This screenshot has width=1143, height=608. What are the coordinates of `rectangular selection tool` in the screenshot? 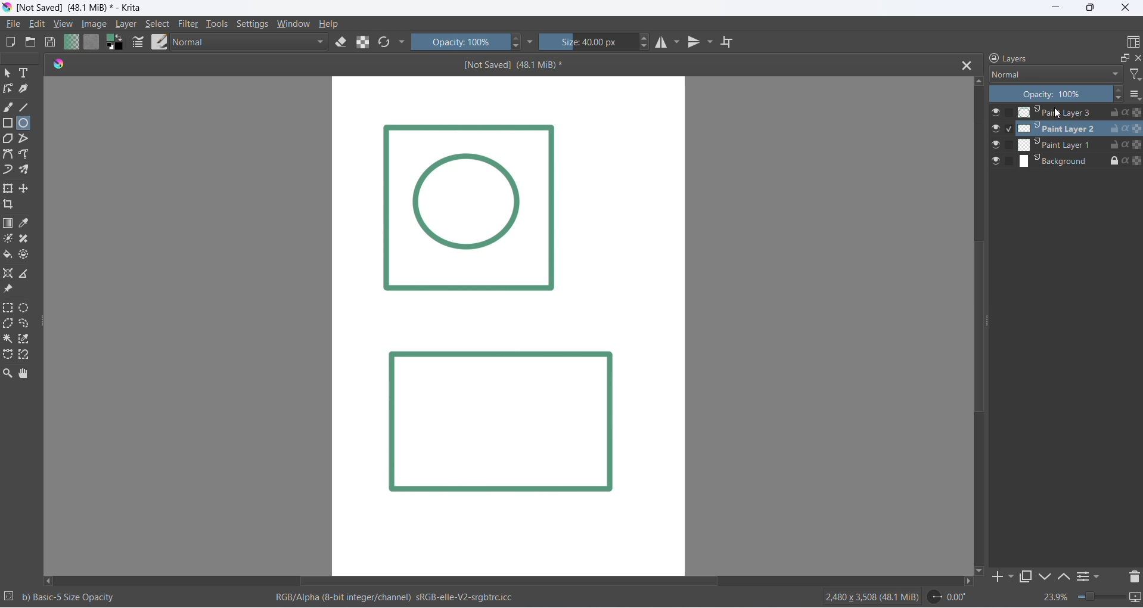 It's located at (8, 308).